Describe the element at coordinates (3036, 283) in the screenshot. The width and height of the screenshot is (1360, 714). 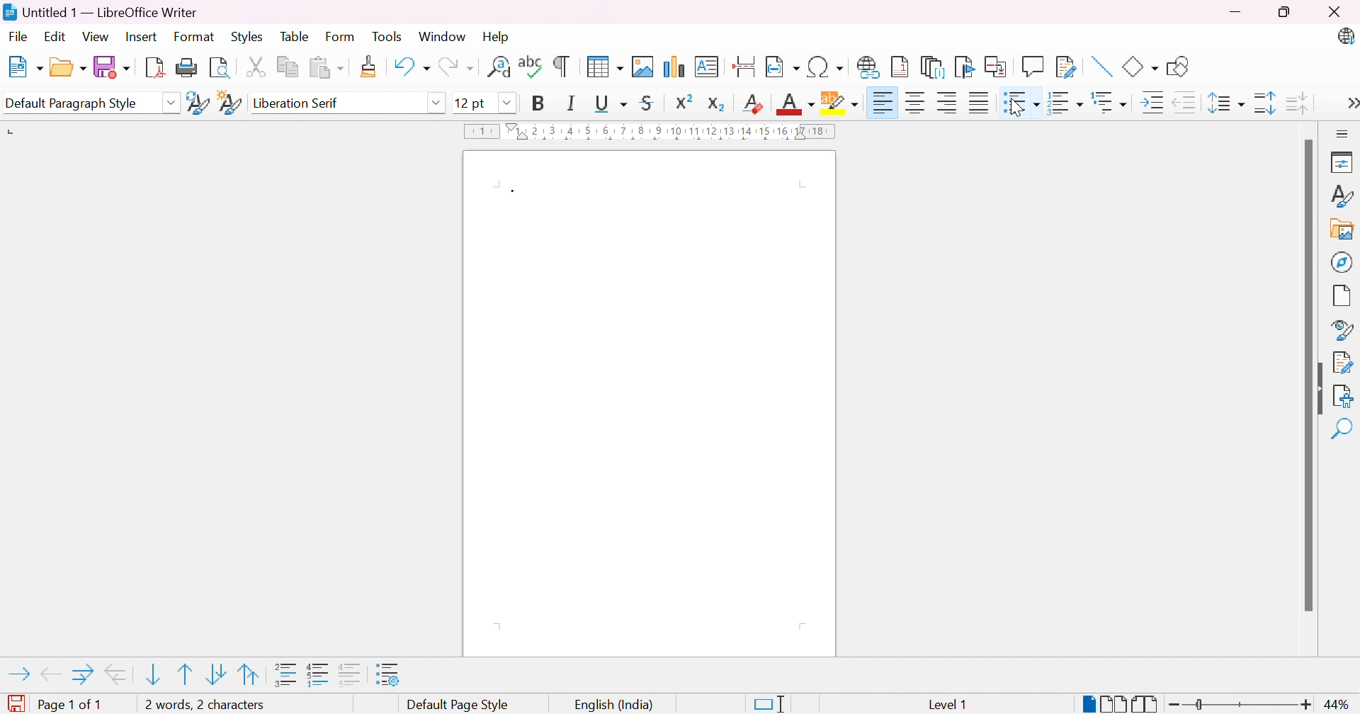
I see `Toggle unordered list` at that location.